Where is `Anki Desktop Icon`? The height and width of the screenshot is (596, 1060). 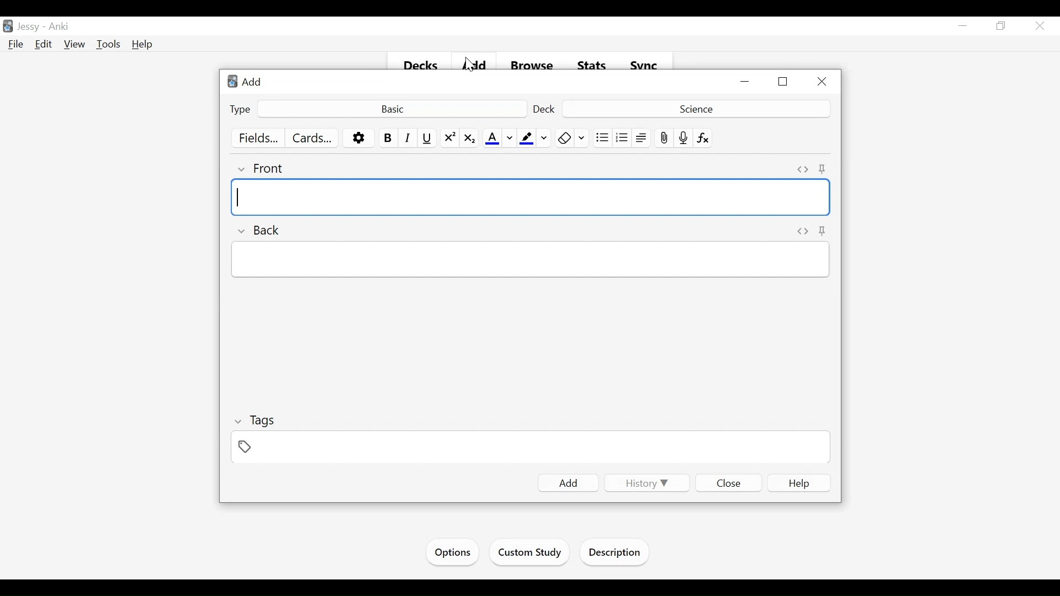 Anki Desktop Icon is located at coordinates (8, 26).